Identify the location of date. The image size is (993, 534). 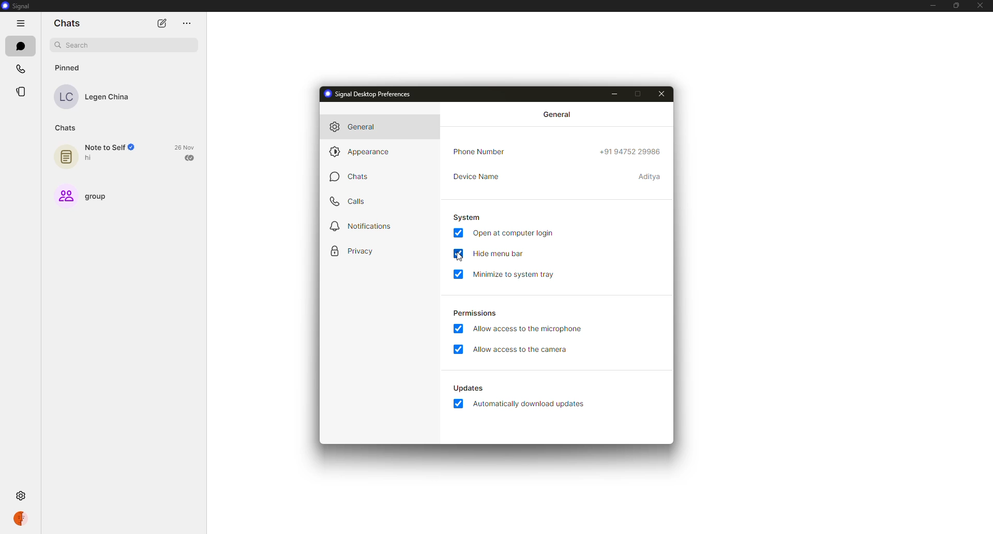
(185, 147).